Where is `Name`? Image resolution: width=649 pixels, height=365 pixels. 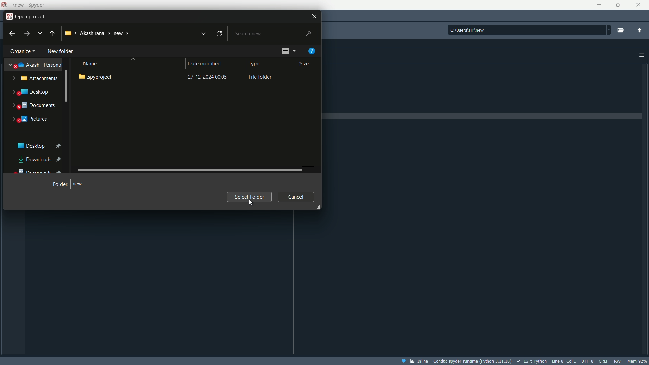 Name is located at coordinates (96, 63).